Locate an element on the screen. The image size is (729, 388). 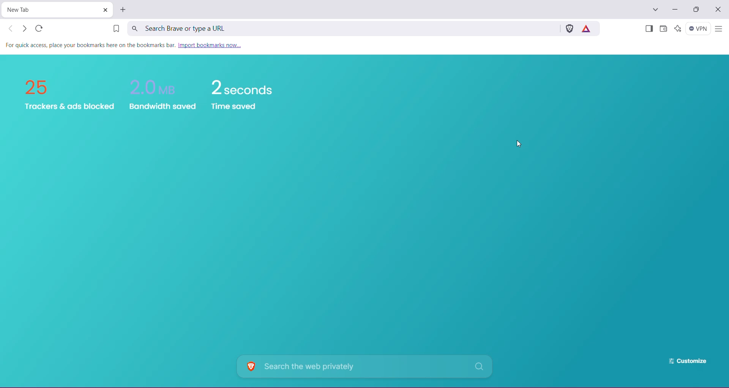
New Tab is located at coordinates (51, 10).